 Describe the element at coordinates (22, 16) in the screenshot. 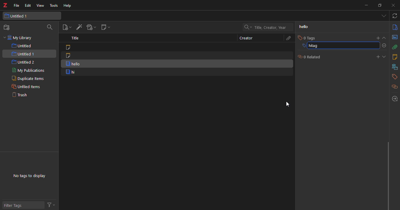

I see `untitled 1` at that location.